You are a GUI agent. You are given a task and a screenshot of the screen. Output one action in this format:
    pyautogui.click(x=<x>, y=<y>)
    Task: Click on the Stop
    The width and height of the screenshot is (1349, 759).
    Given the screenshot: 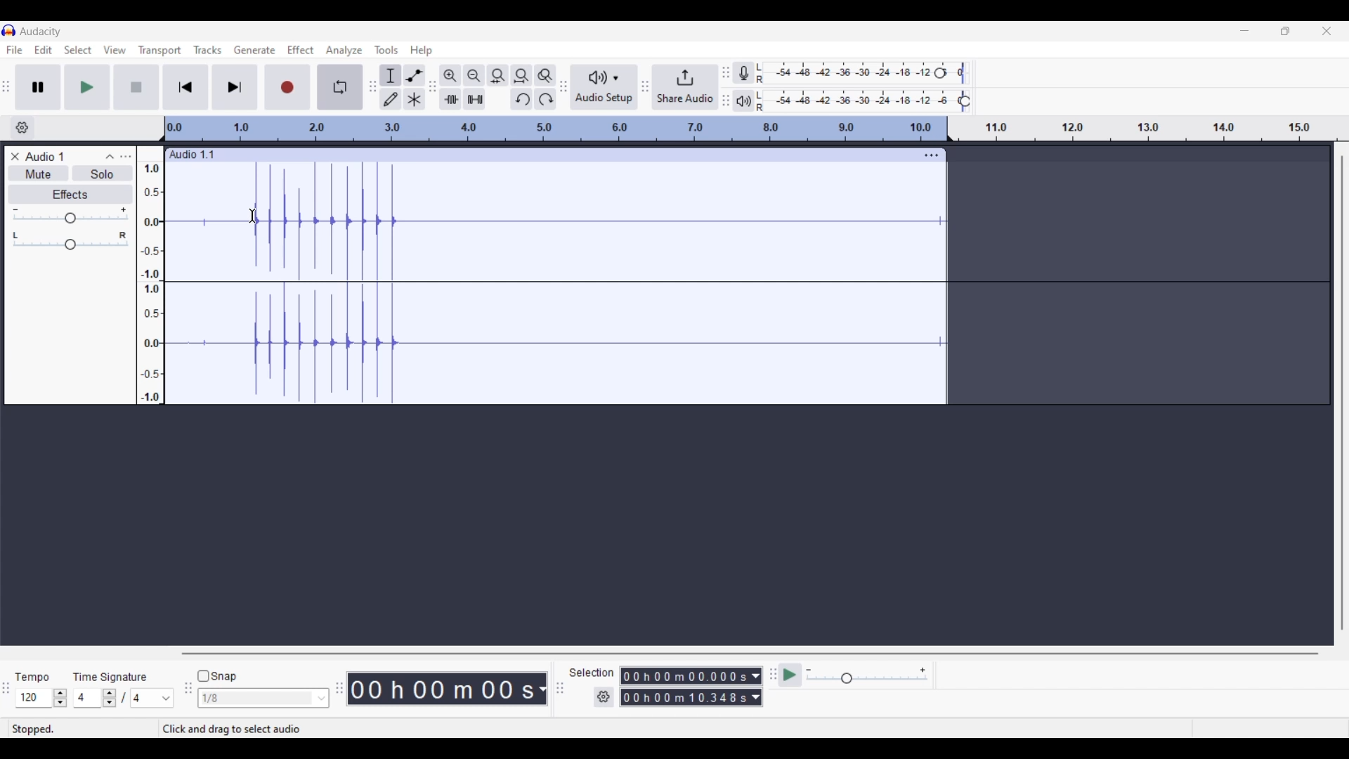 What is the action you would take?
    pyautogui.click(x=137, y=87)
    